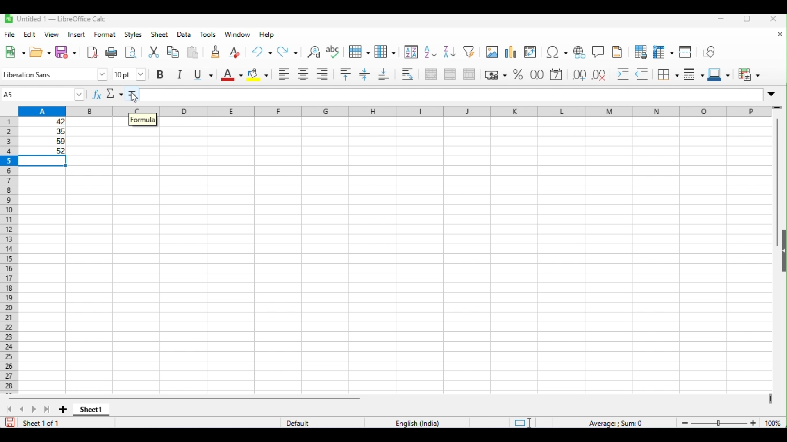  I want to click on insert header and footer, so click(618, 52).